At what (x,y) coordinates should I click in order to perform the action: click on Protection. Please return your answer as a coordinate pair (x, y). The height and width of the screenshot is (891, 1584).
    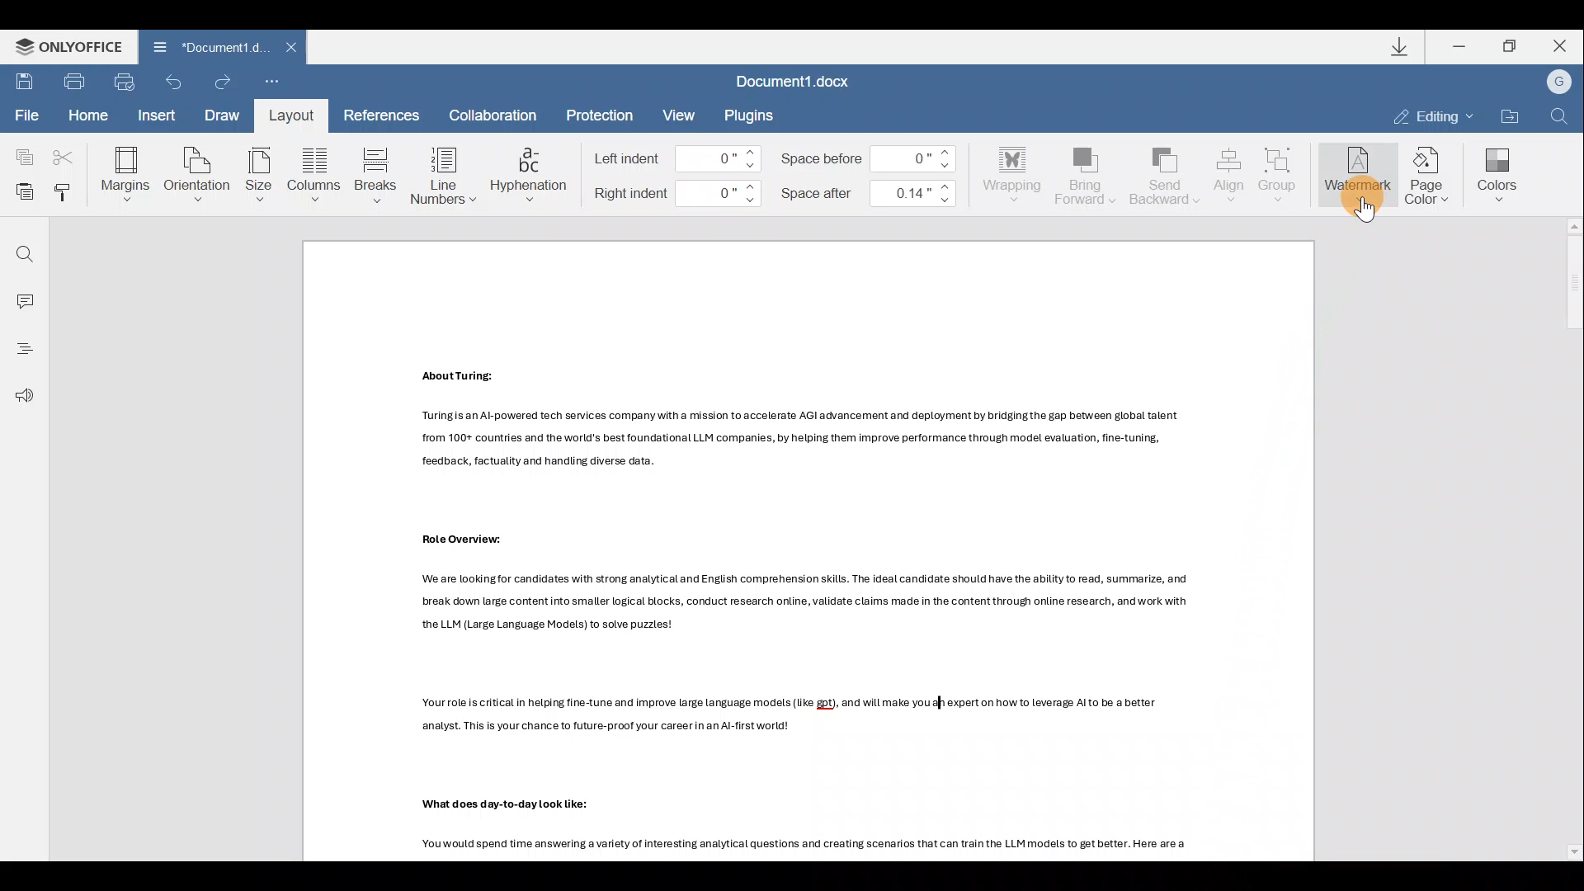
    Looking at the image, I should click on (602, 113).